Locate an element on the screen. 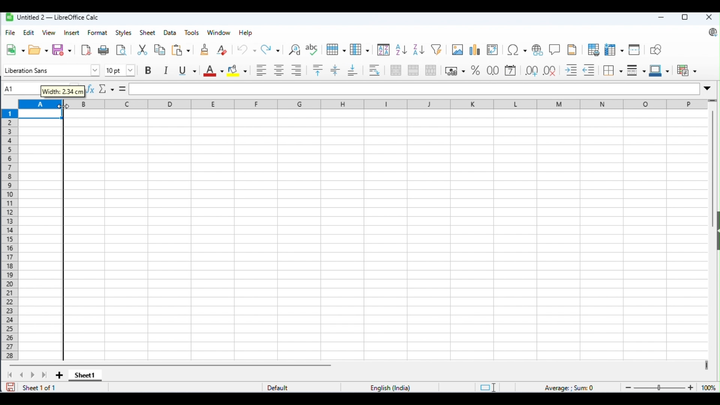  horizontal scroll bar is located at coordinates (173, 365).